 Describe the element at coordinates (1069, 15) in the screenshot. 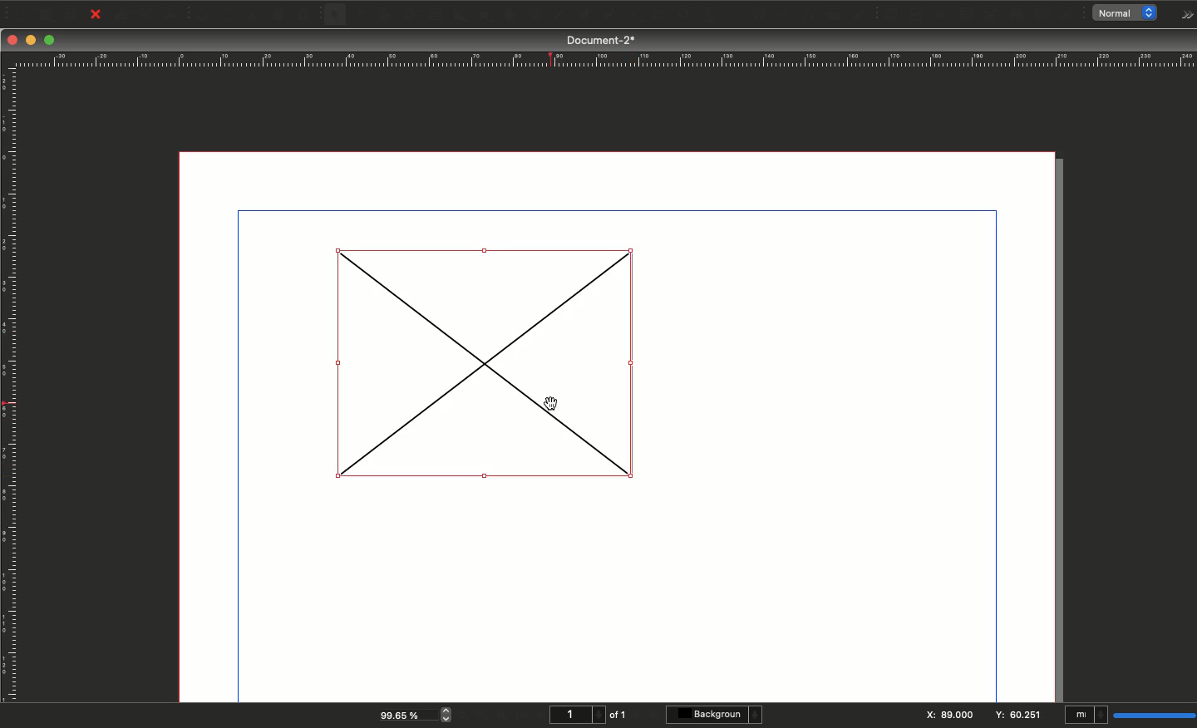

I see `Link annotation` at that location.